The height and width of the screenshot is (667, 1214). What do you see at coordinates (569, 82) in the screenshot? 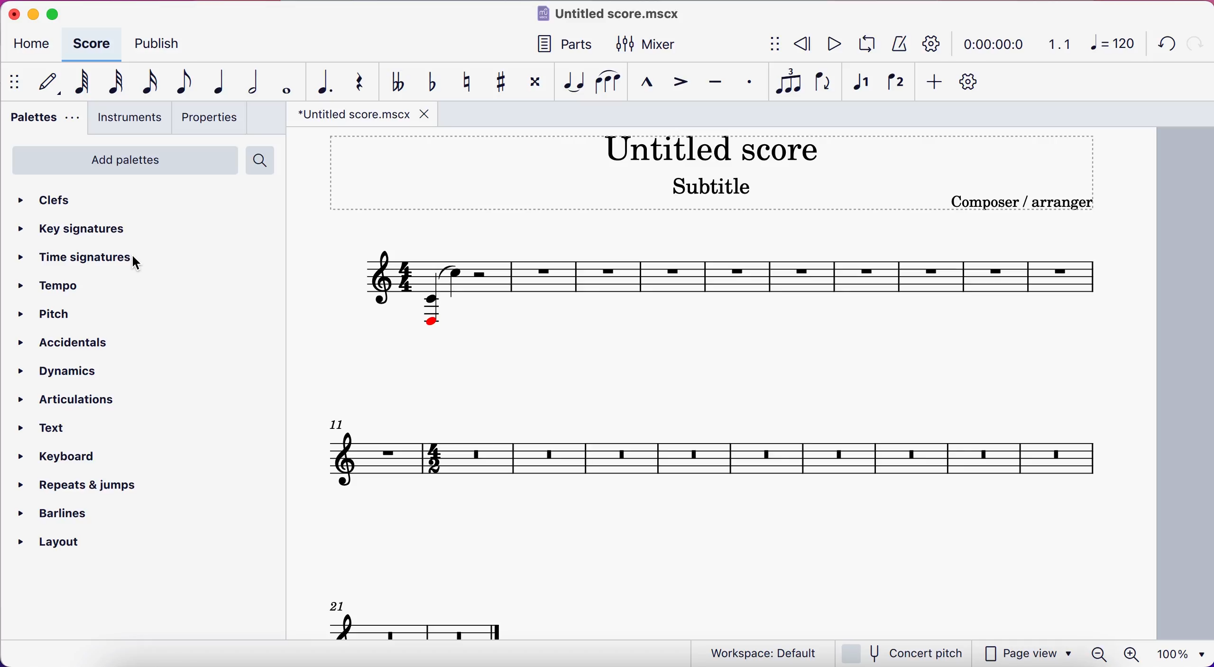
I see `tie` at bounding box center [569, 82].